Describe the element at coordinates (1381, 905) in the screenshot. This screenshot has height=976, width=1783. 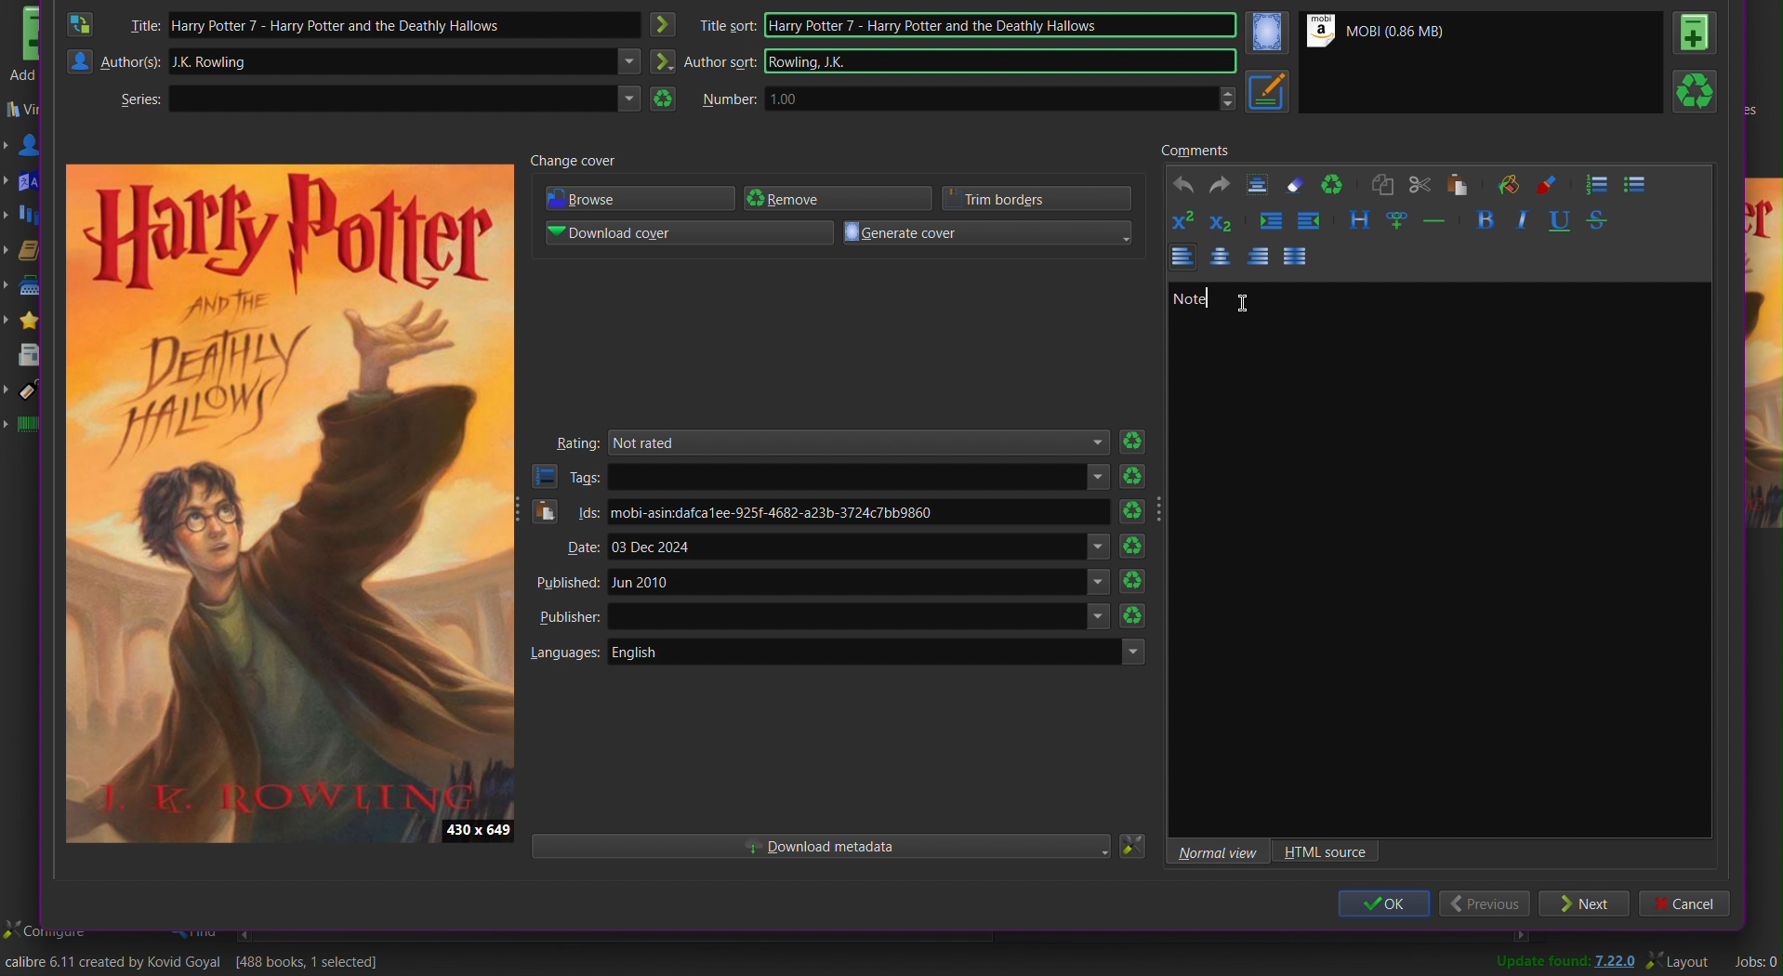
I see `OK` at that location.